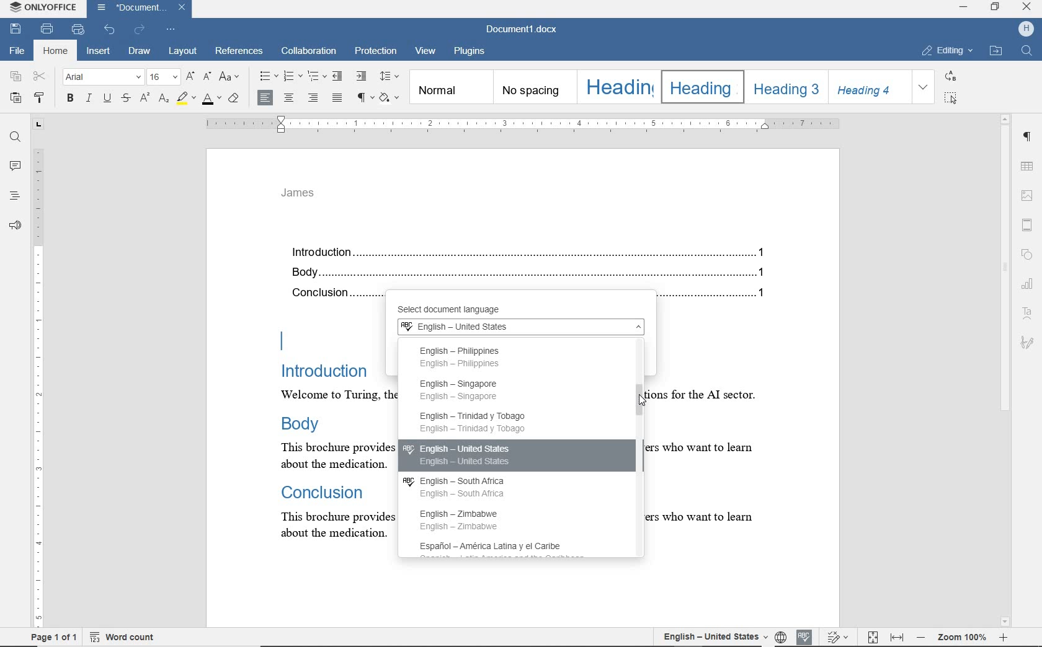  What do you see at coordinates (89, 99) in the screenshot?
I see `italic` at bounding box center [89, 99].